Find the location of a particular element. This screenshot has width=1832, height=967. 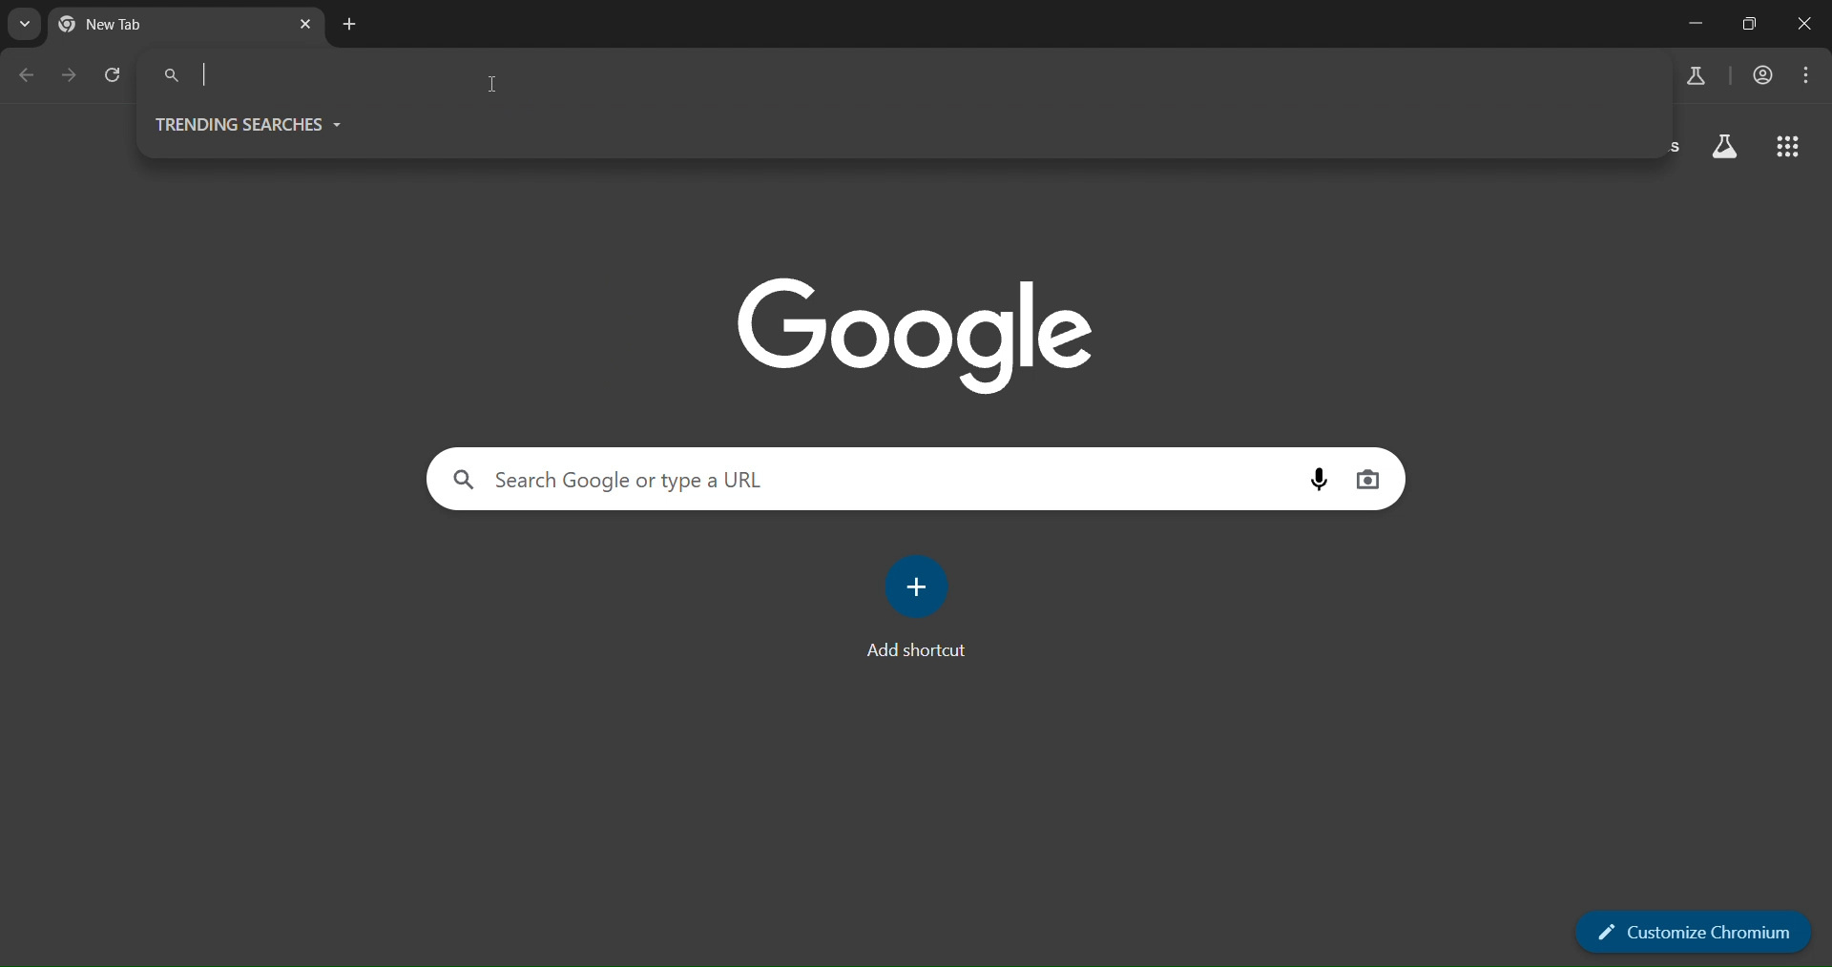

customize chromium is located at coordinates (1697, 926).